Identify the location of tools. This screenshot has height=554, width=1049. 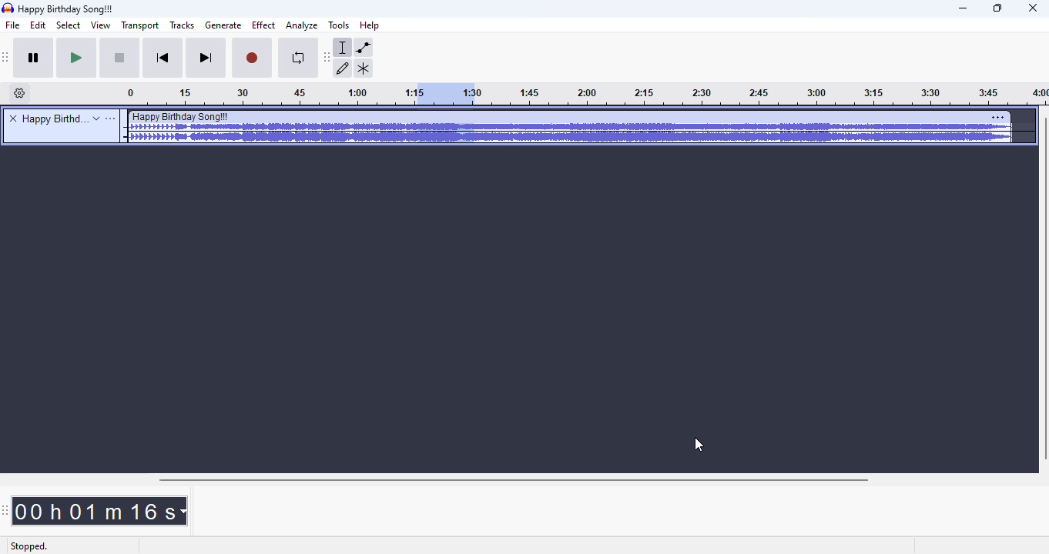
(338, 25).